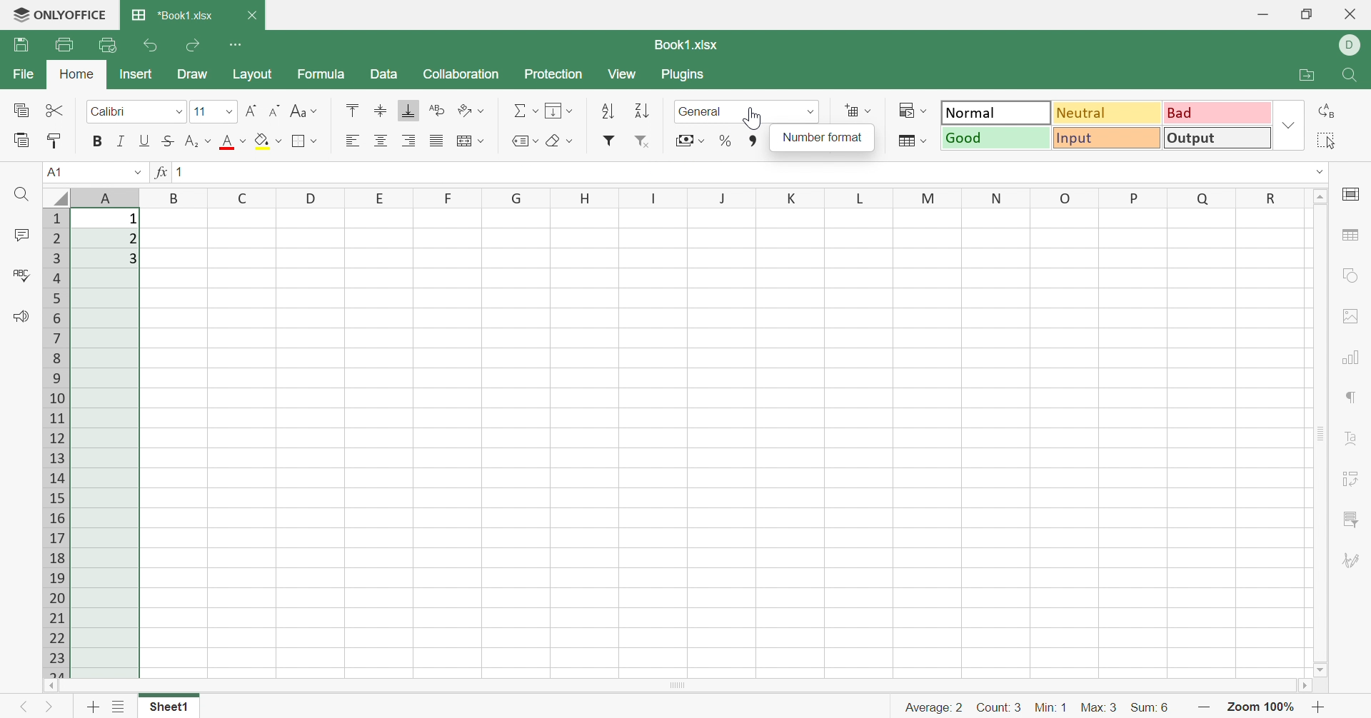 The image size is (1371, 718). Describe the element at coordinates (121, 141) in the screenshot. I see `Italic` at that location.